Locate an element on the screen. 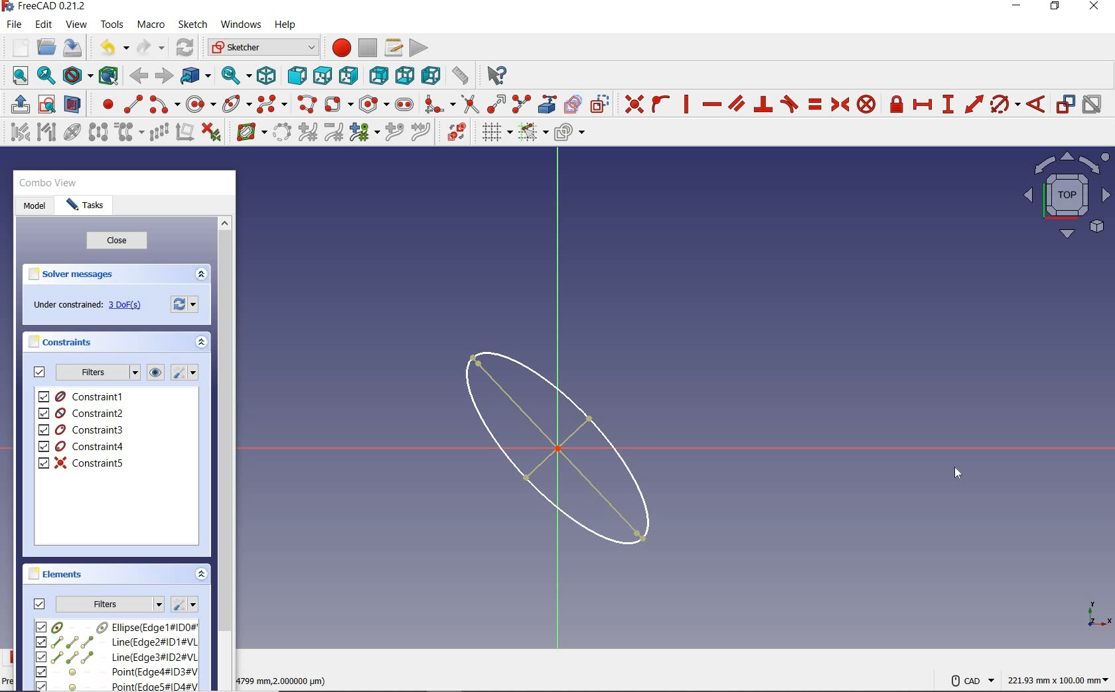 The image size is (1115, 692). collapse is located at coordinates (202, 575).